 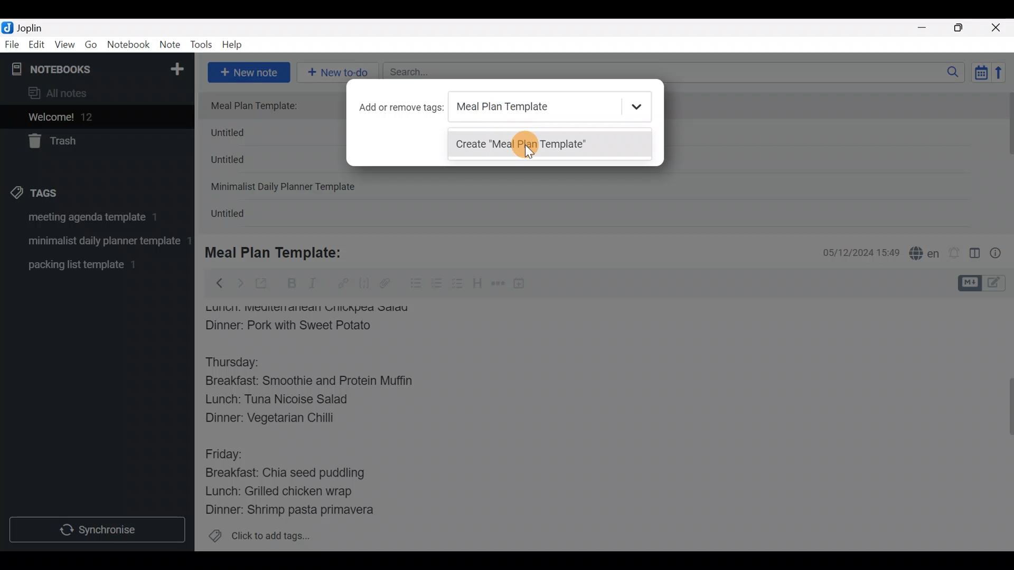 What do you see at coordinates (437, 286) in the screenshot?
I see `Numbered list` at bounding box center [437, 286].